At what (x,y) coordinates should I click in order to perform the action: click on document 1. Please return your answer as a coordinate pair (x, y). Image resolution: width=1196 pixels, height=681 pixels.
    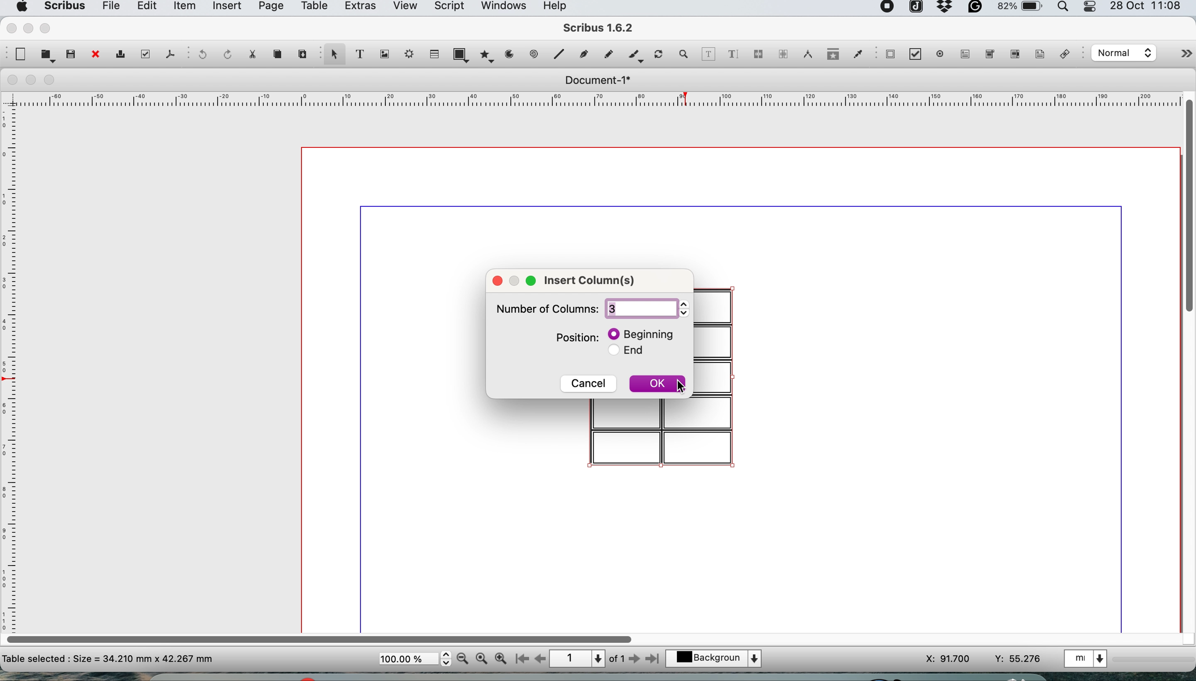
    Looking at the image, I should click on (597, 80).